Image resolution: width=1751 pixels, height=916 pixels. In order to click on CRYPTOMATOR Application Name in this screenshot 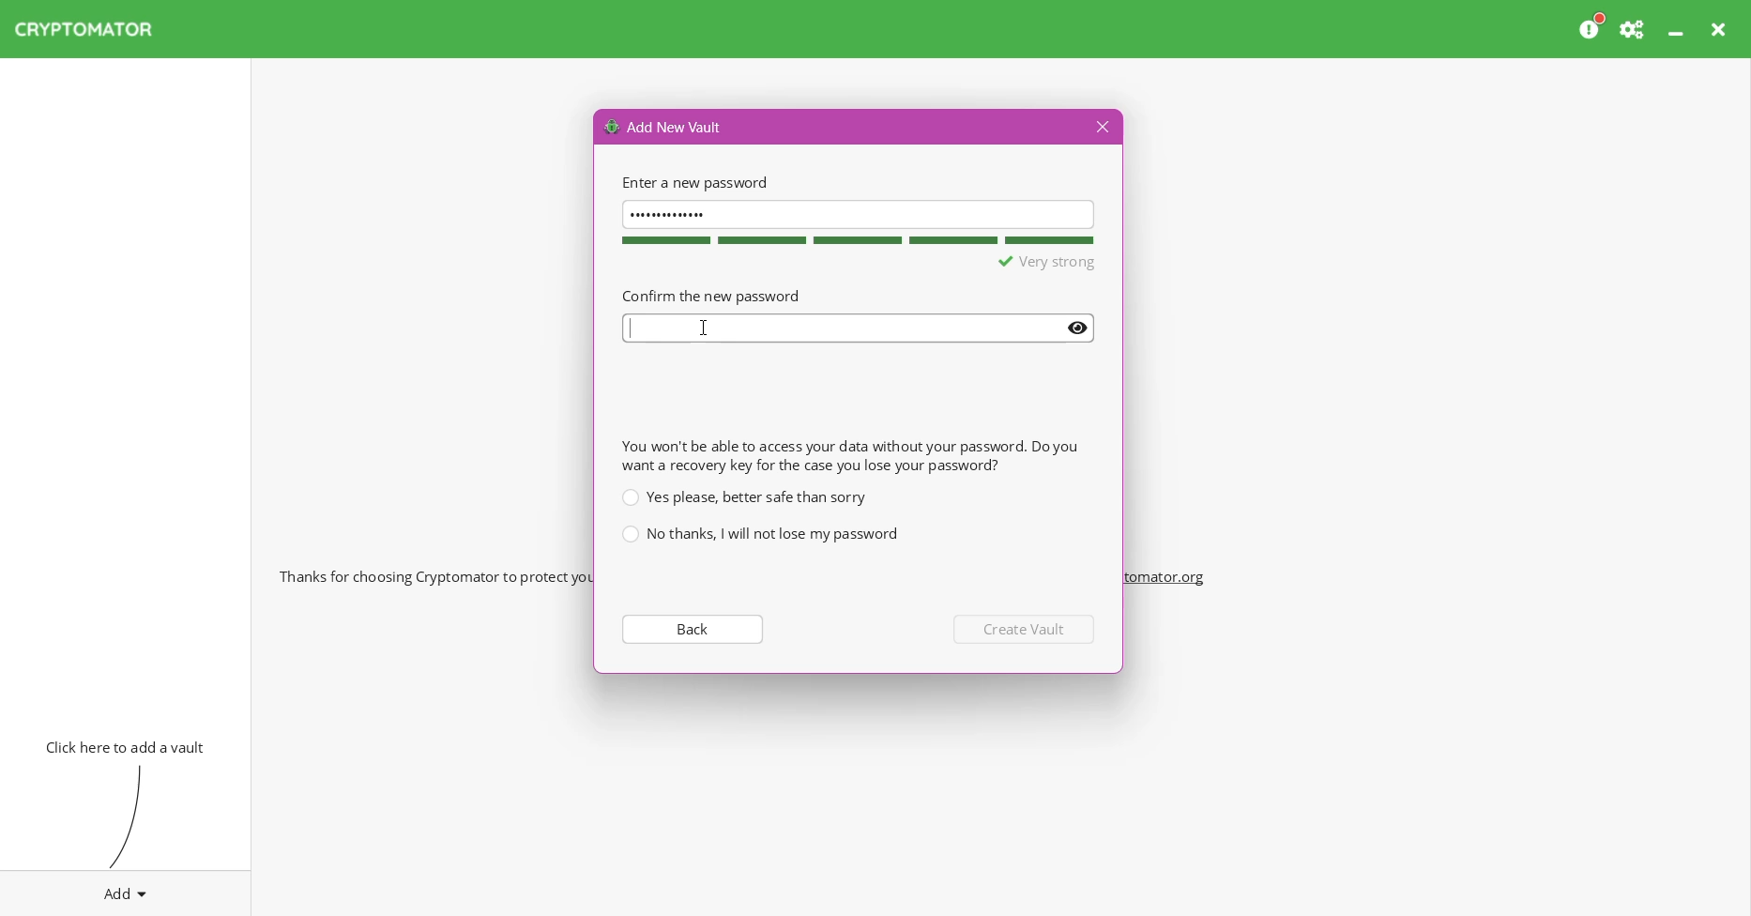, I will do `click(93, 29)`.